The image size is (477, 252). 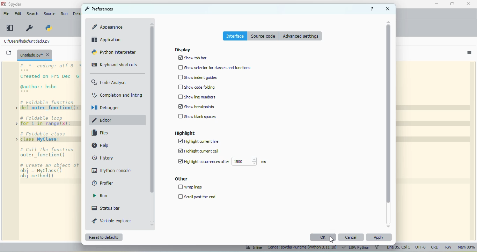 I want to click on show indent guides, so click(x=197, y=77).